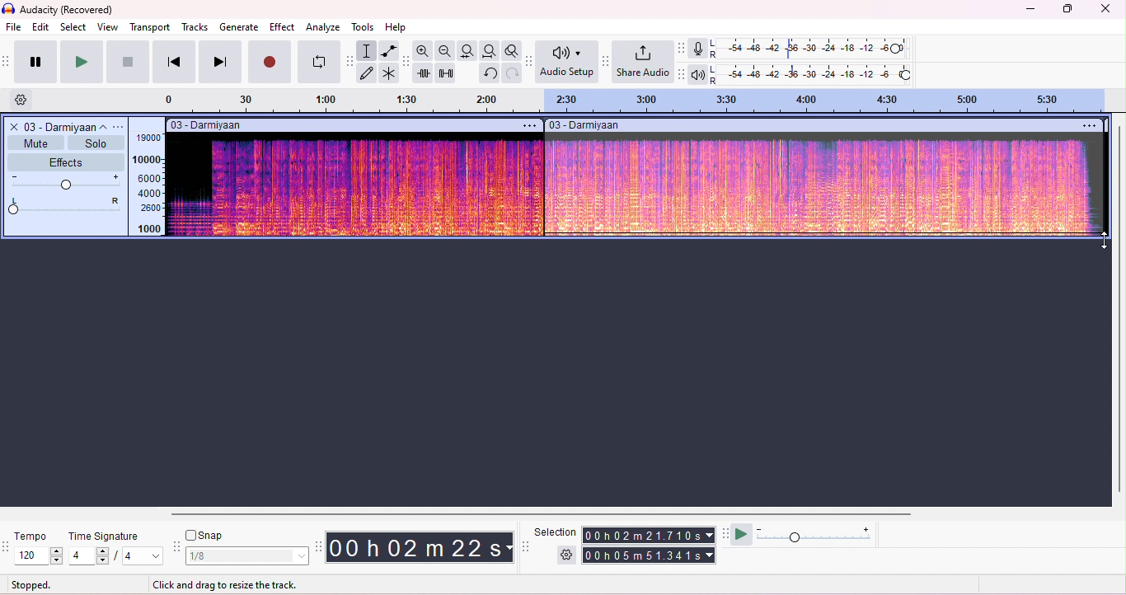  I want to click on time, so click(419, 546).